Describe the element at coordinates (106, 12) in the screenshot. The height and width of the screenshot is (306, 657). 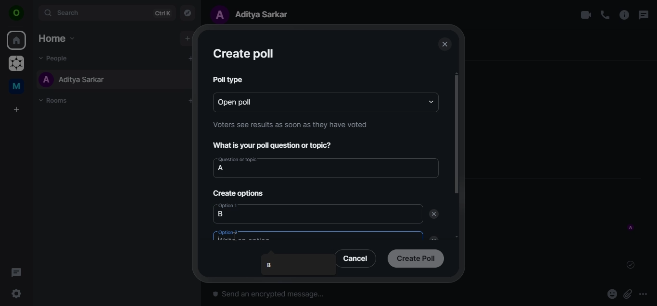
I see `search` at that location.